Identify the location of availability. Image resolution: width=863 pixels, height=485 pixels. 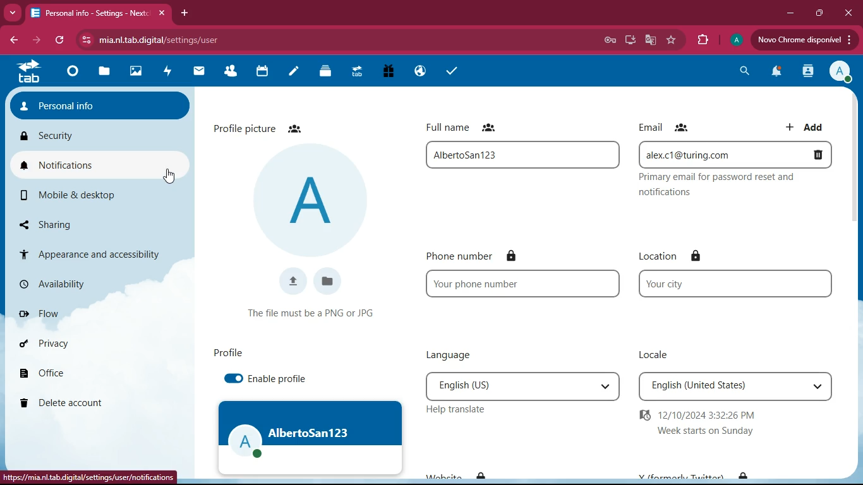
(90, 284).